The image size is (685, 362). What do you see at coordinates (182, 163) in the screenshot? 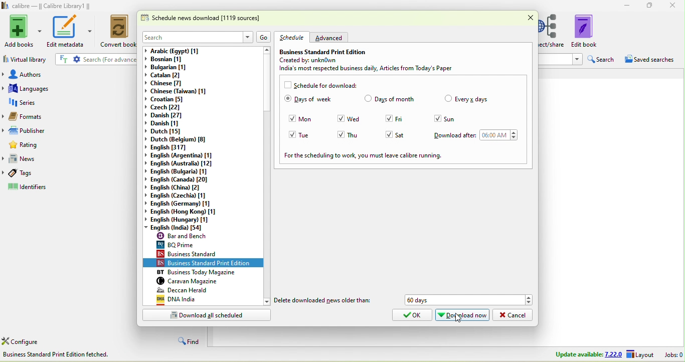
I see `english (australia)[12]` at bounding box center [182, 163].